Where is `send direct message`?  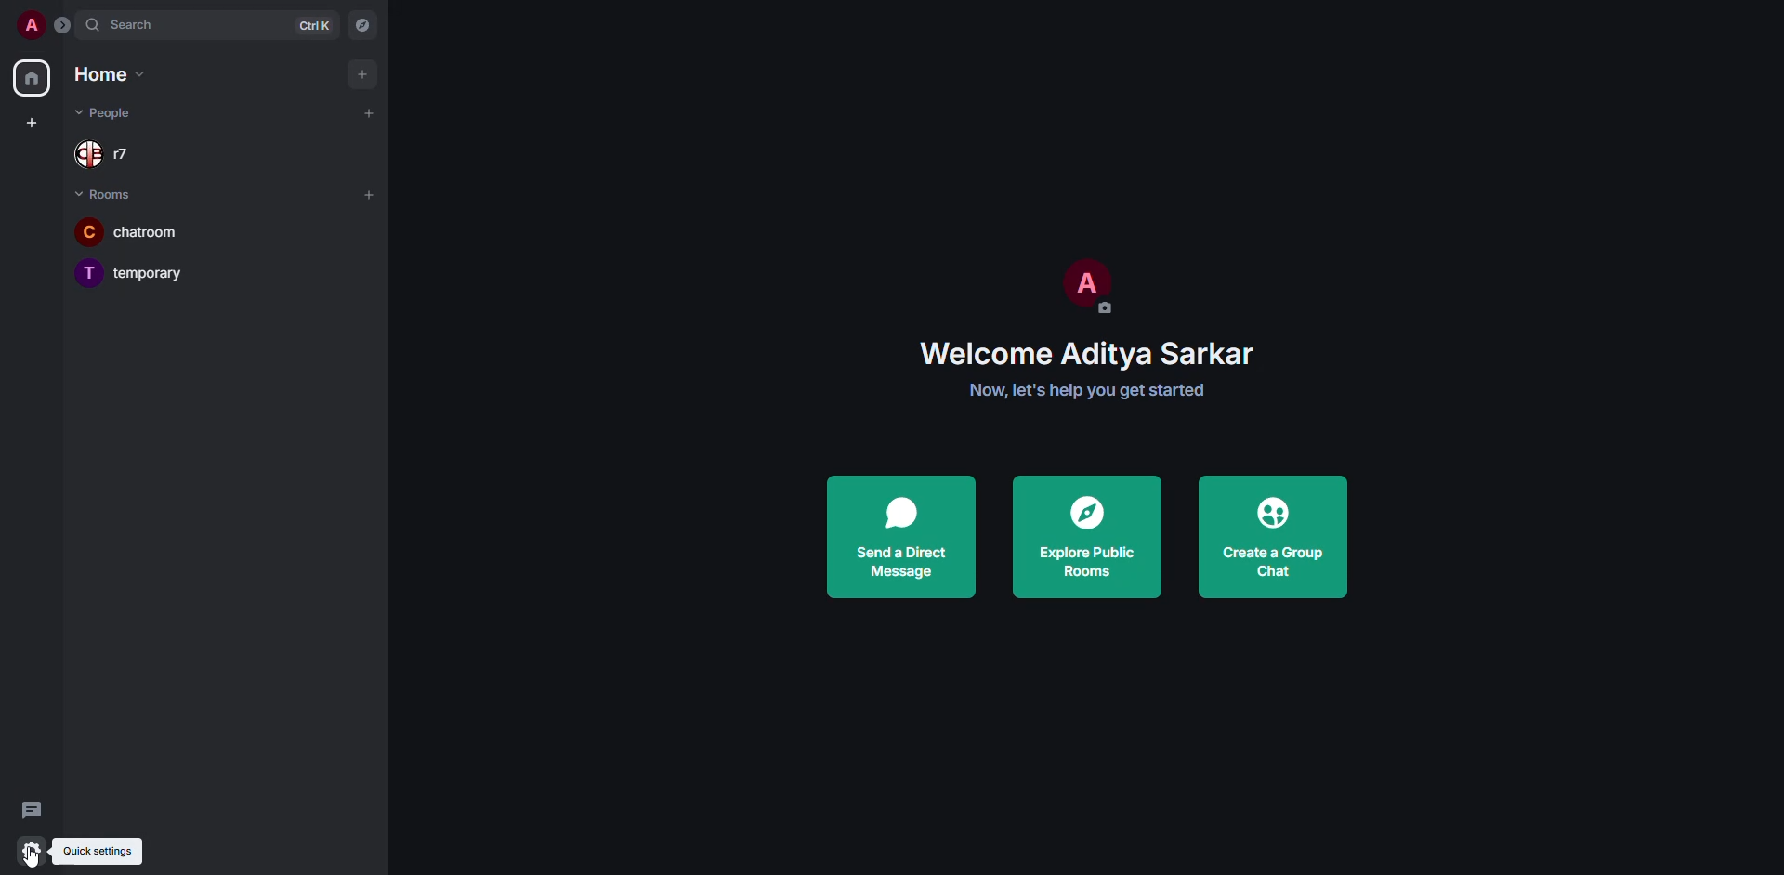
send direct message is located at coordinates (899, 537).